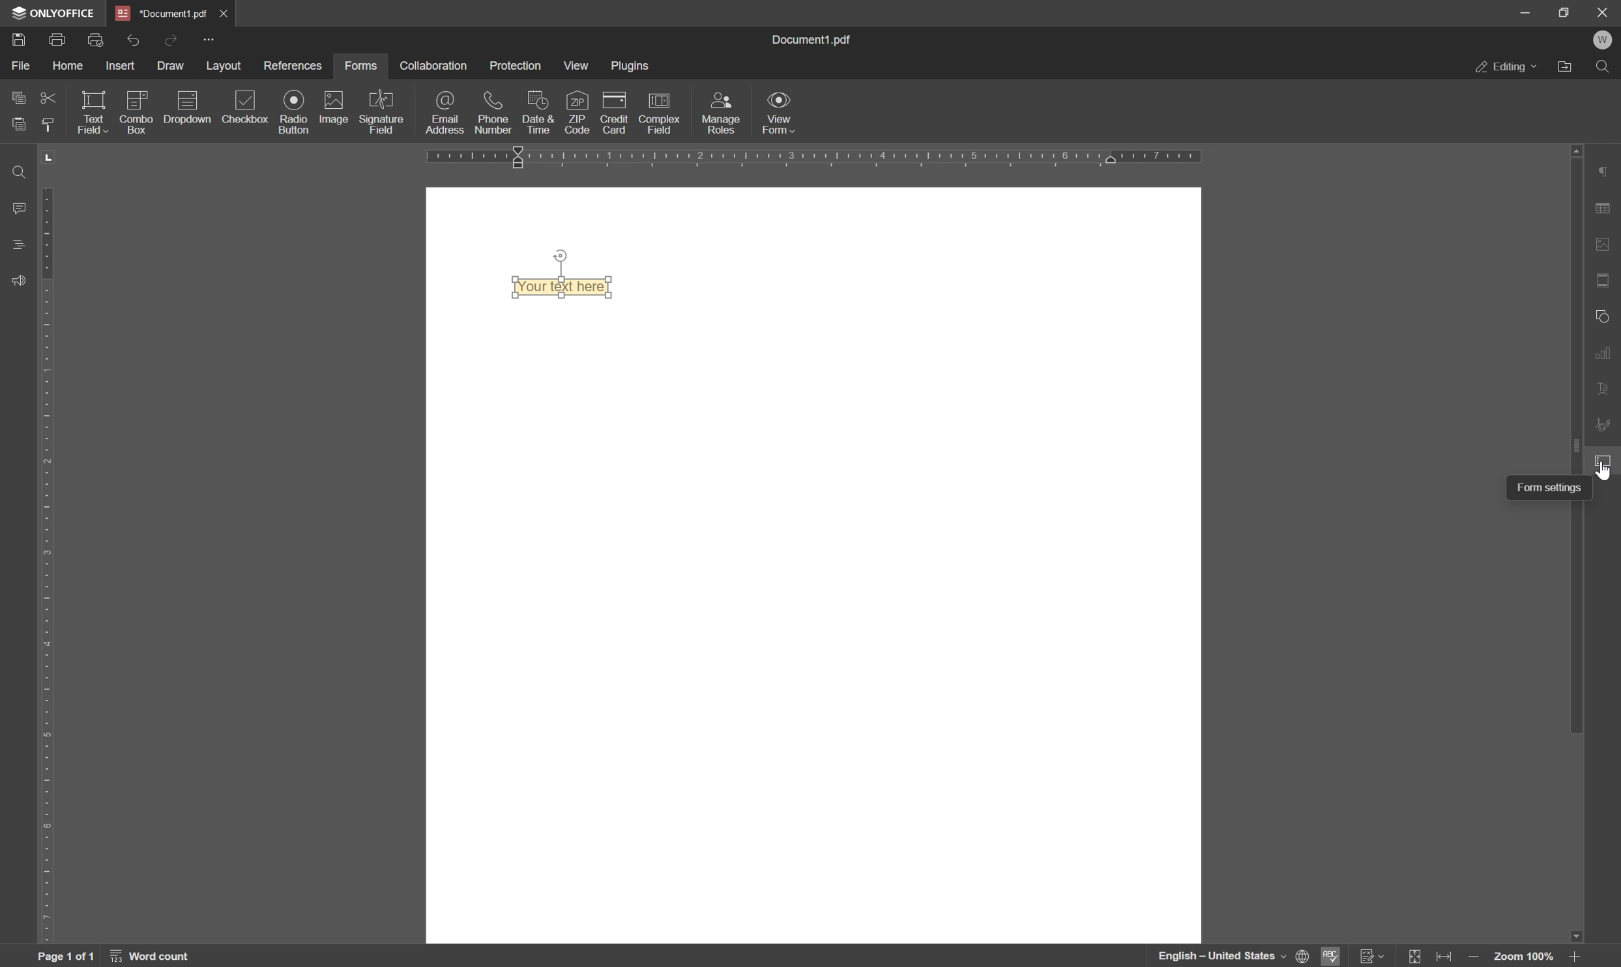 The height and width of the screenshot is (967, 1621). I want to click on zoom in, so click(1478, 957).